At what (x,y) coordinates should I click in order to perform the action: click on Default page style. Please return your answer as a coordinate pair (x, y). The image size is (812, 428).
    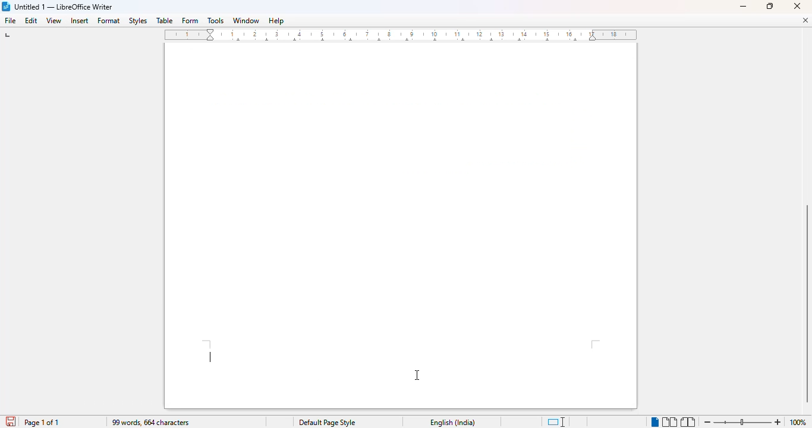
    Looking at the image, I should click on (327, 423).